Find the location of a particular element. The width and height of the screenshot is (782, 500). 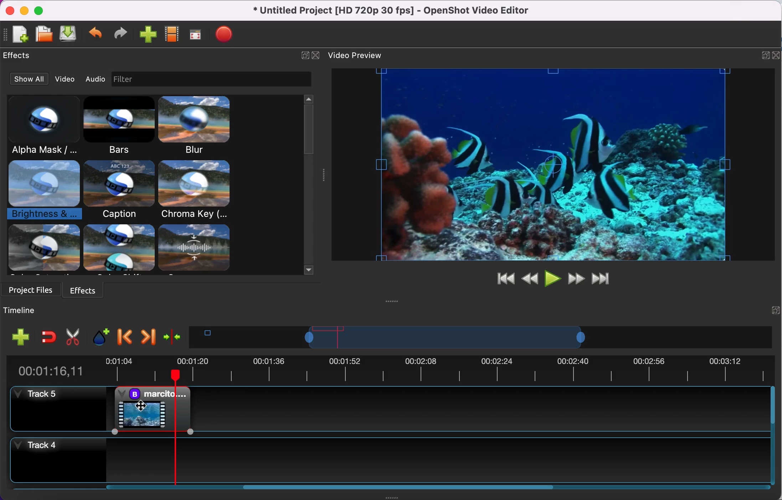

choose profile is located at coordinates (171, 35).